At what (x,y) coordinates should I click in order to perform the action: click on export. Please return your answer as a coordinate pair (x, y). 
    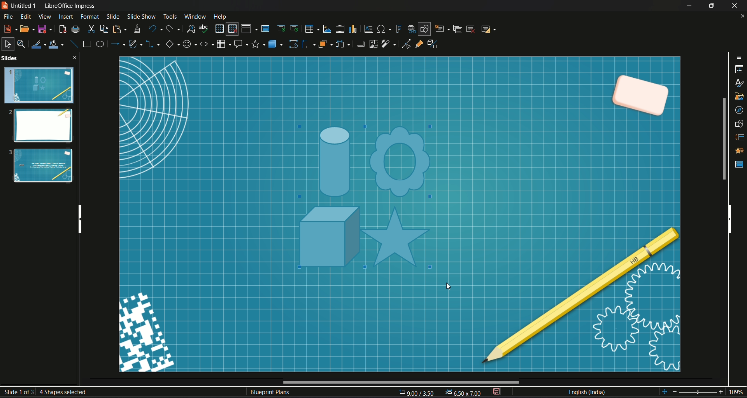
    Looking at the image, I should click on (61, 29).